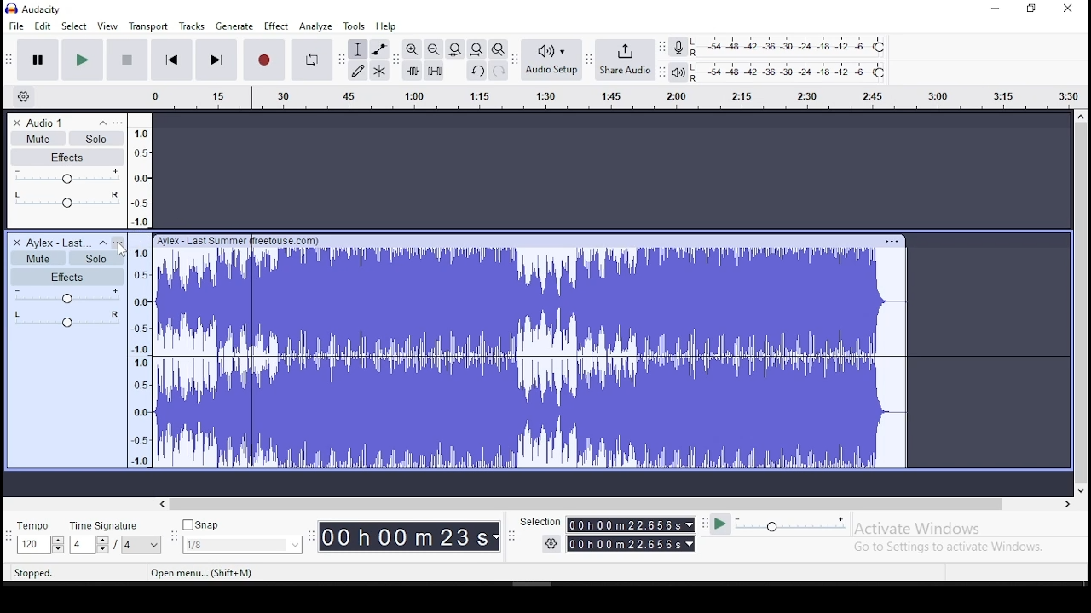  Describe the element at coordinates (678, 72) in the screenshot. I see `playback meter` at that location.